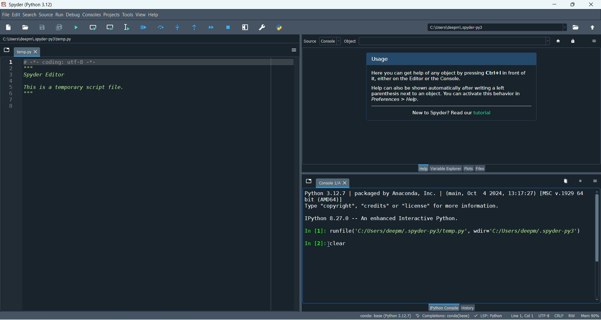 This screenshot has height=320, width=601. What do you see at coordinates (141, 15) in the screenshot?
I see `view` at bounding box center [141, 15].